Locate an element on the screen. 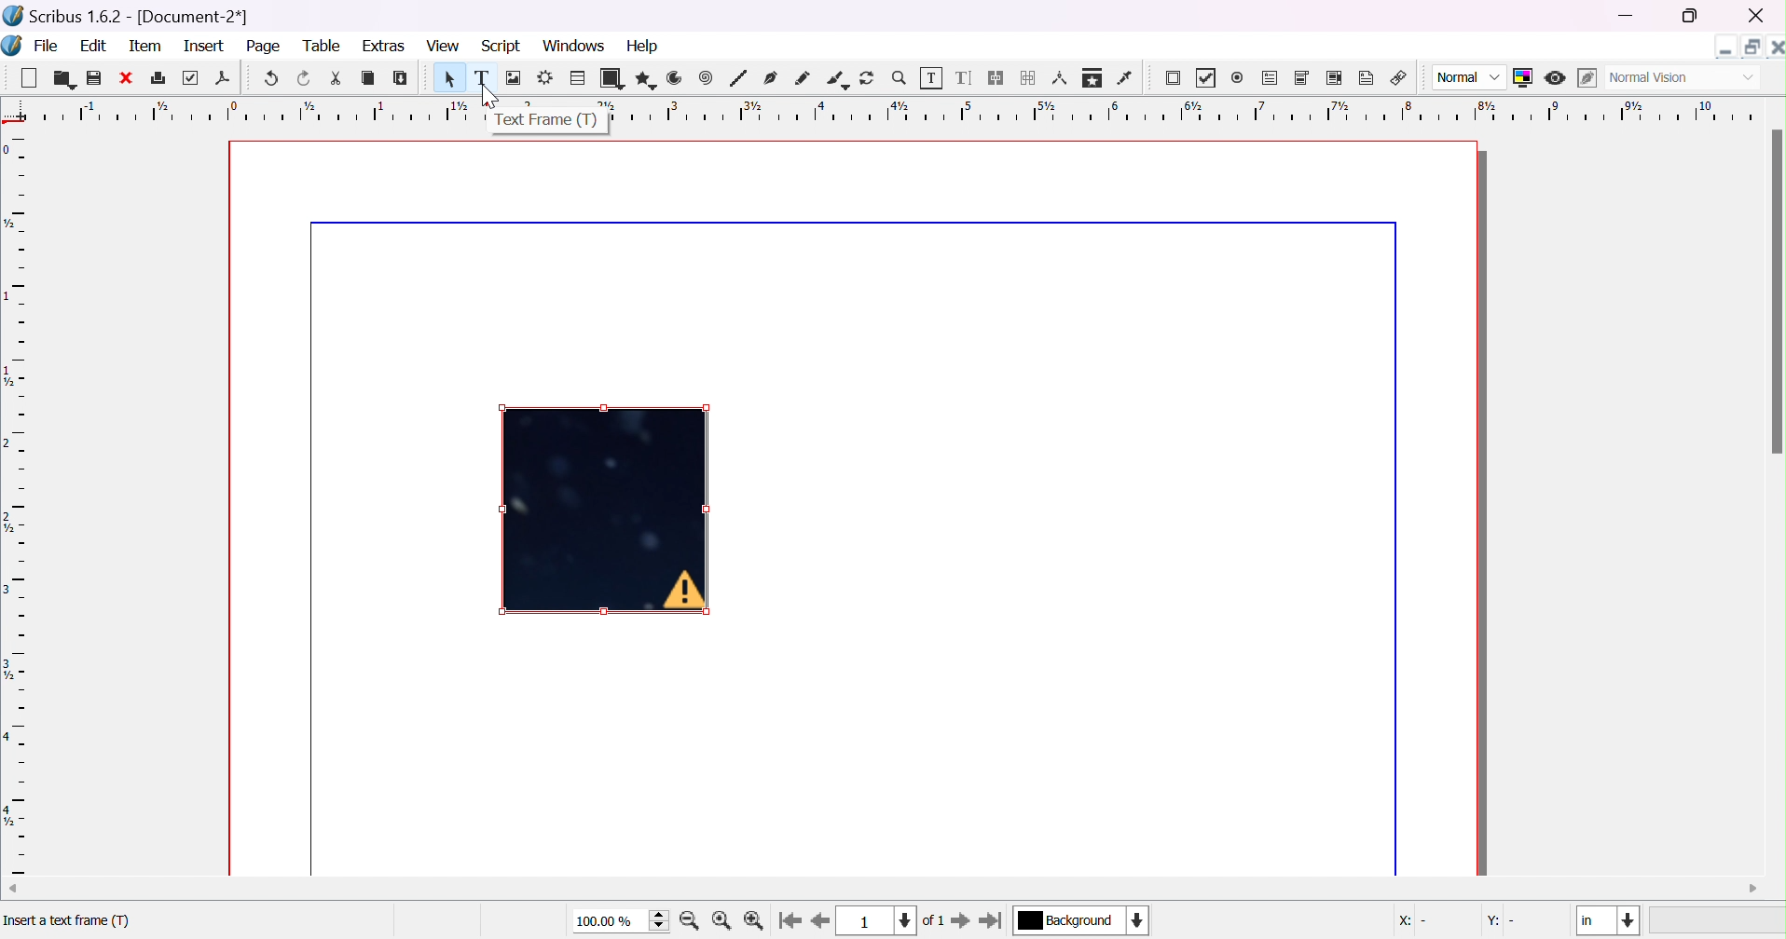 The height and width of the screenshot is (939, 1786). zoom in/out is located at coordinates (900, 77).